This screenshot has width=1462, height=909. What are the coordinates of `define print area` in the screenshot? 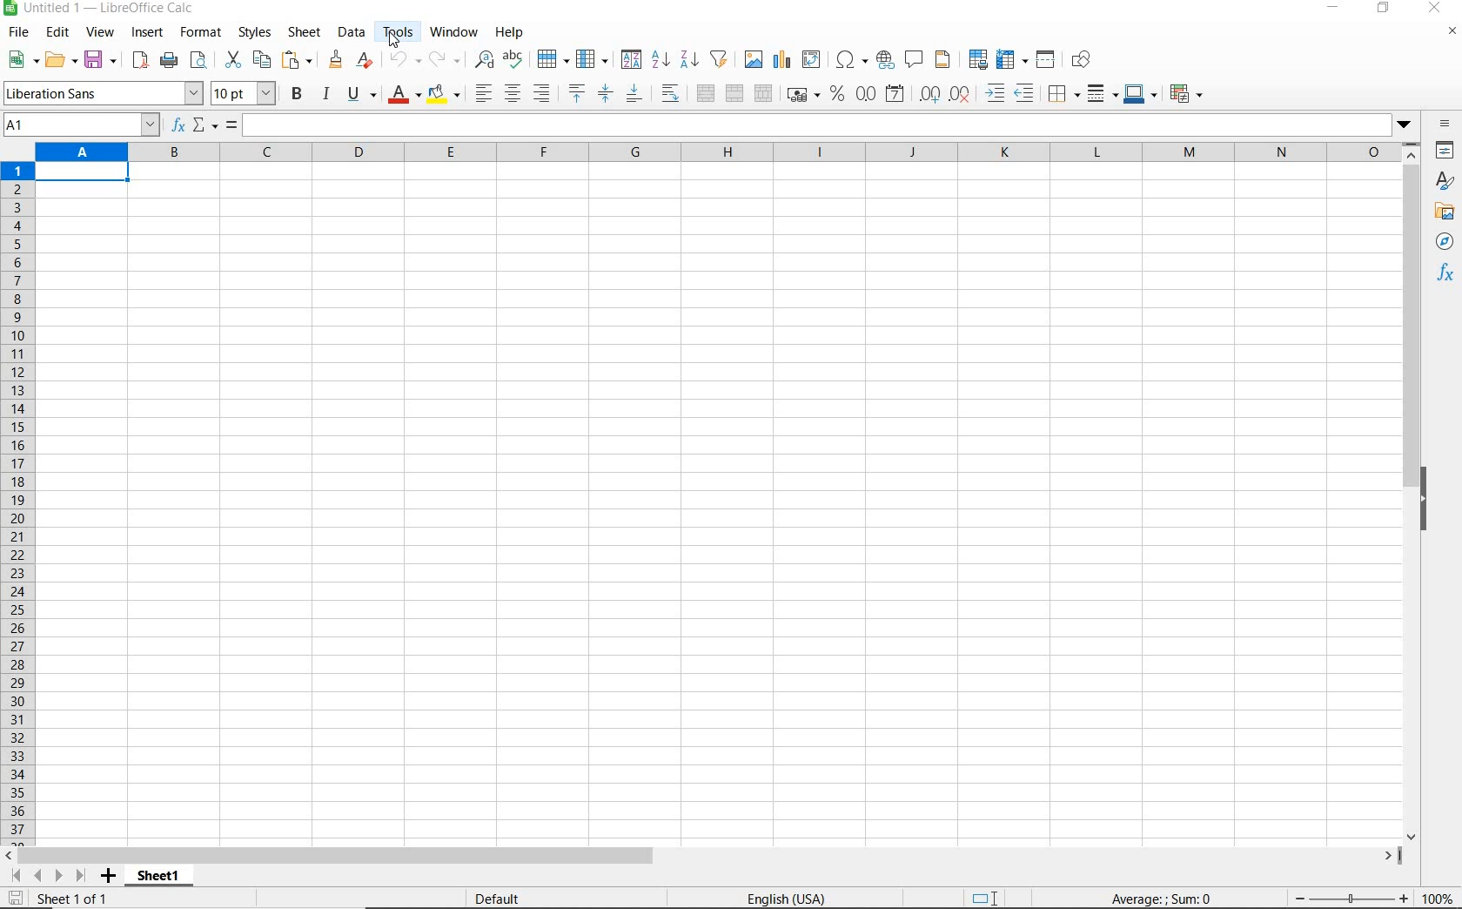 It's located at (976, 60).